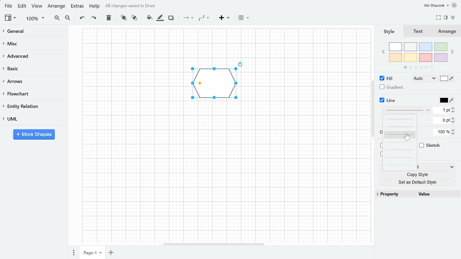 This screenshot has height=259, width=461. What do you see at coordinates (31, 93) in the screenshot?
I see ` Flow chart` at bounding box center [31, 93].